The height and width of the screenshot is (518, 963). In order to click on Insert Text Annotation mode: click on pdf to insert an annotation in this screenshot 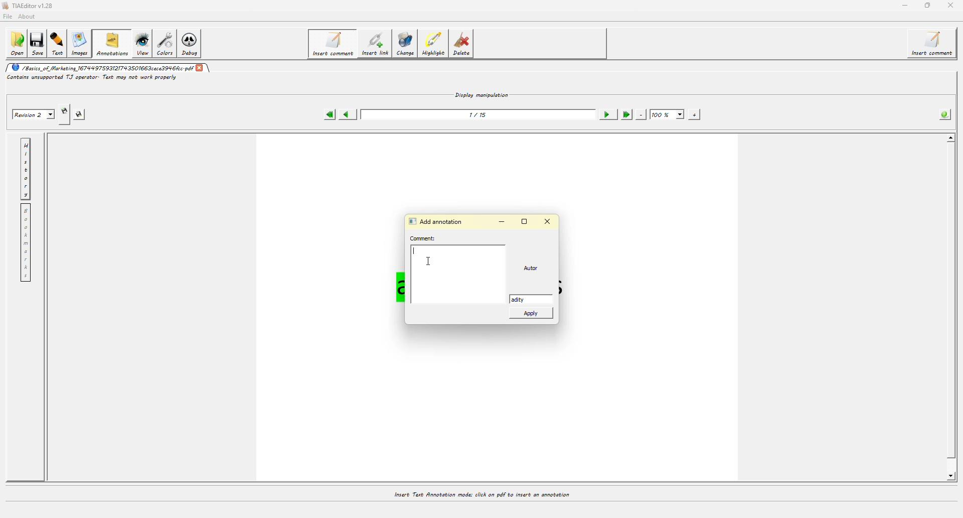, I will do `click(481, 494)`.